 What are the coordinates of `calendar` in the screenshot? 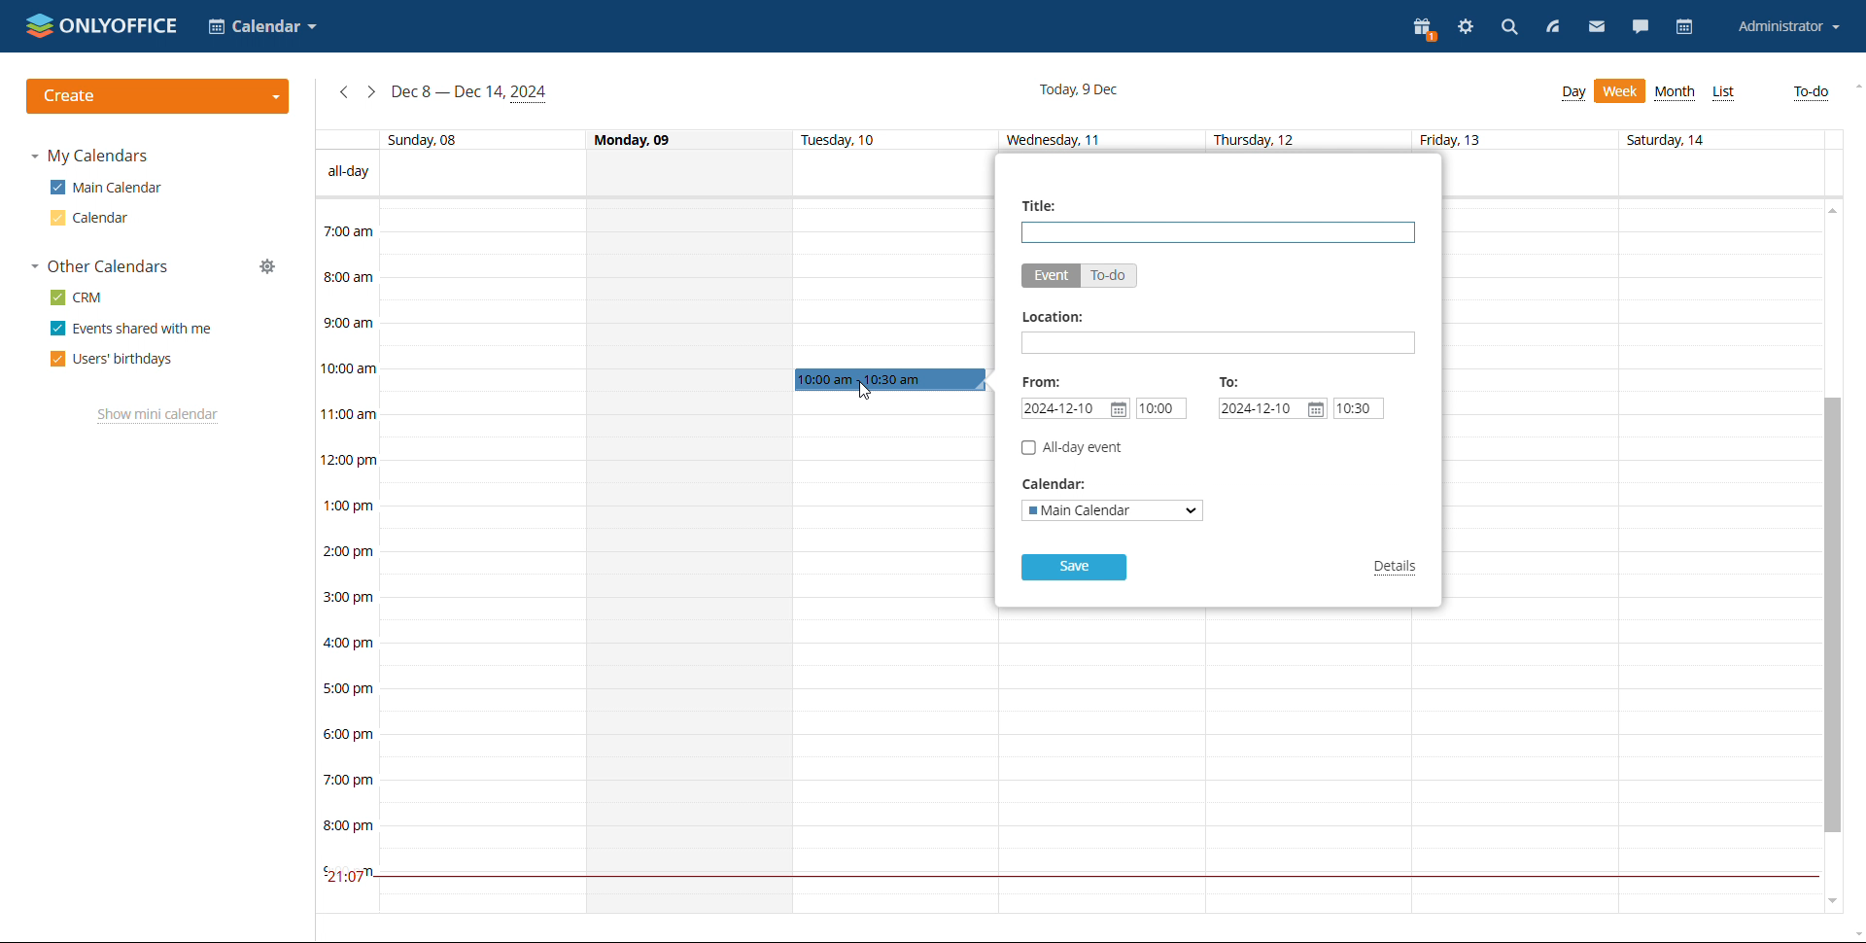 It's located at (1684, 28).